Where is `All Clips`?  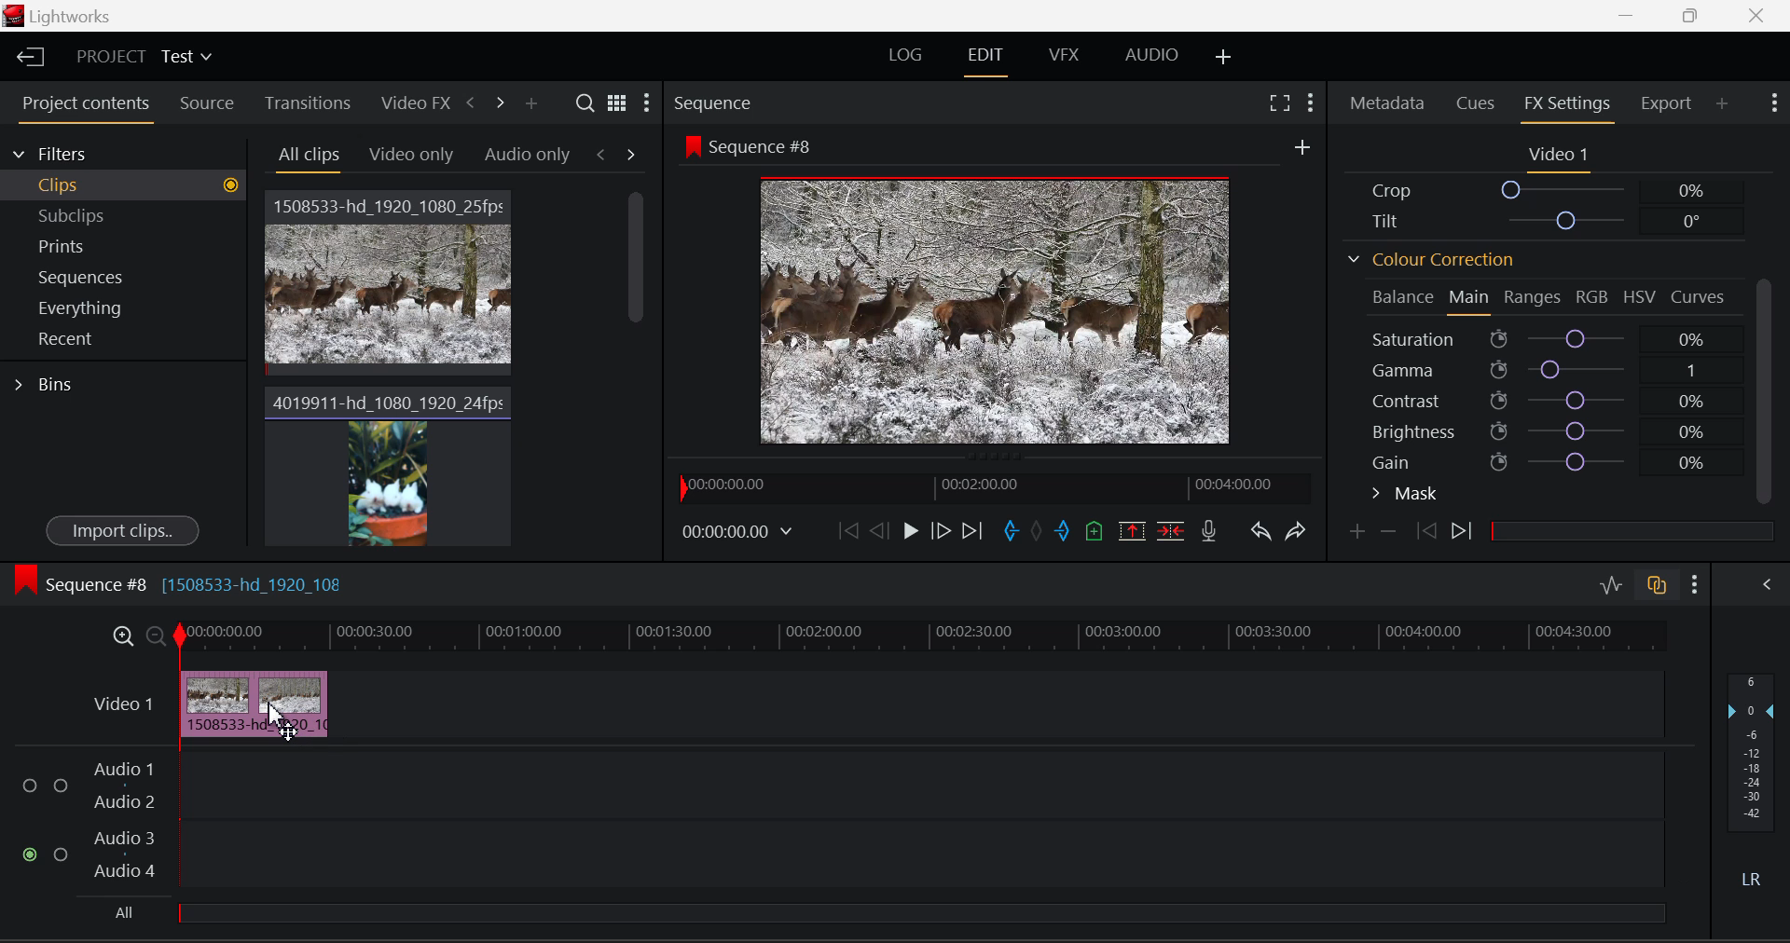
All Clips is located at coordinates (308, 154).